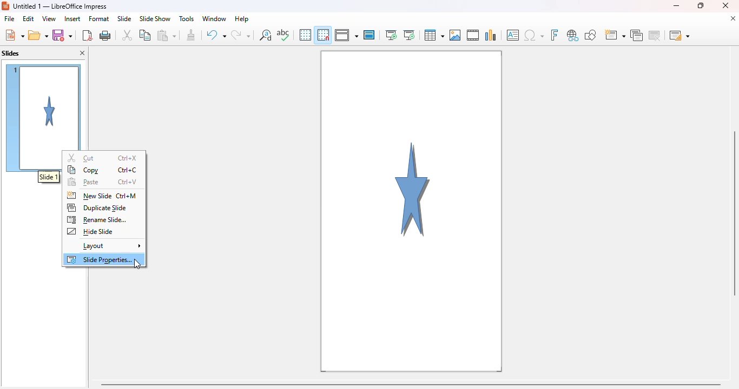 The width and height of the screenshot is (739, 389). I want to click on insert text box, so click(513, 35).